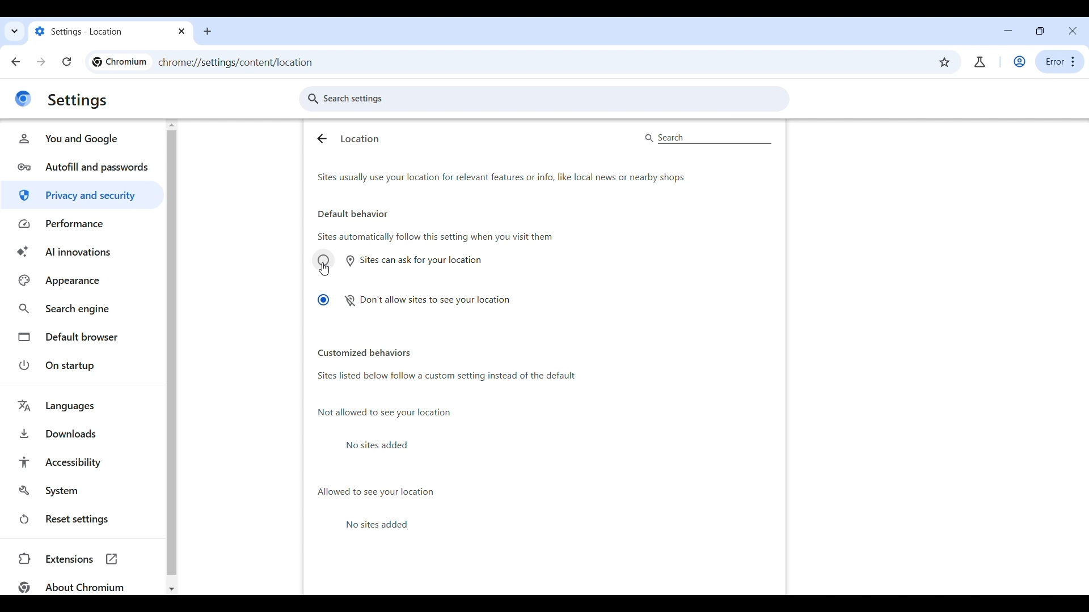 The width and height of the screenshot is (1089, 612). What do you see at coordinates (352, 213) in the screenshot?
I see `default behavior` at bounding box center [352, 213].